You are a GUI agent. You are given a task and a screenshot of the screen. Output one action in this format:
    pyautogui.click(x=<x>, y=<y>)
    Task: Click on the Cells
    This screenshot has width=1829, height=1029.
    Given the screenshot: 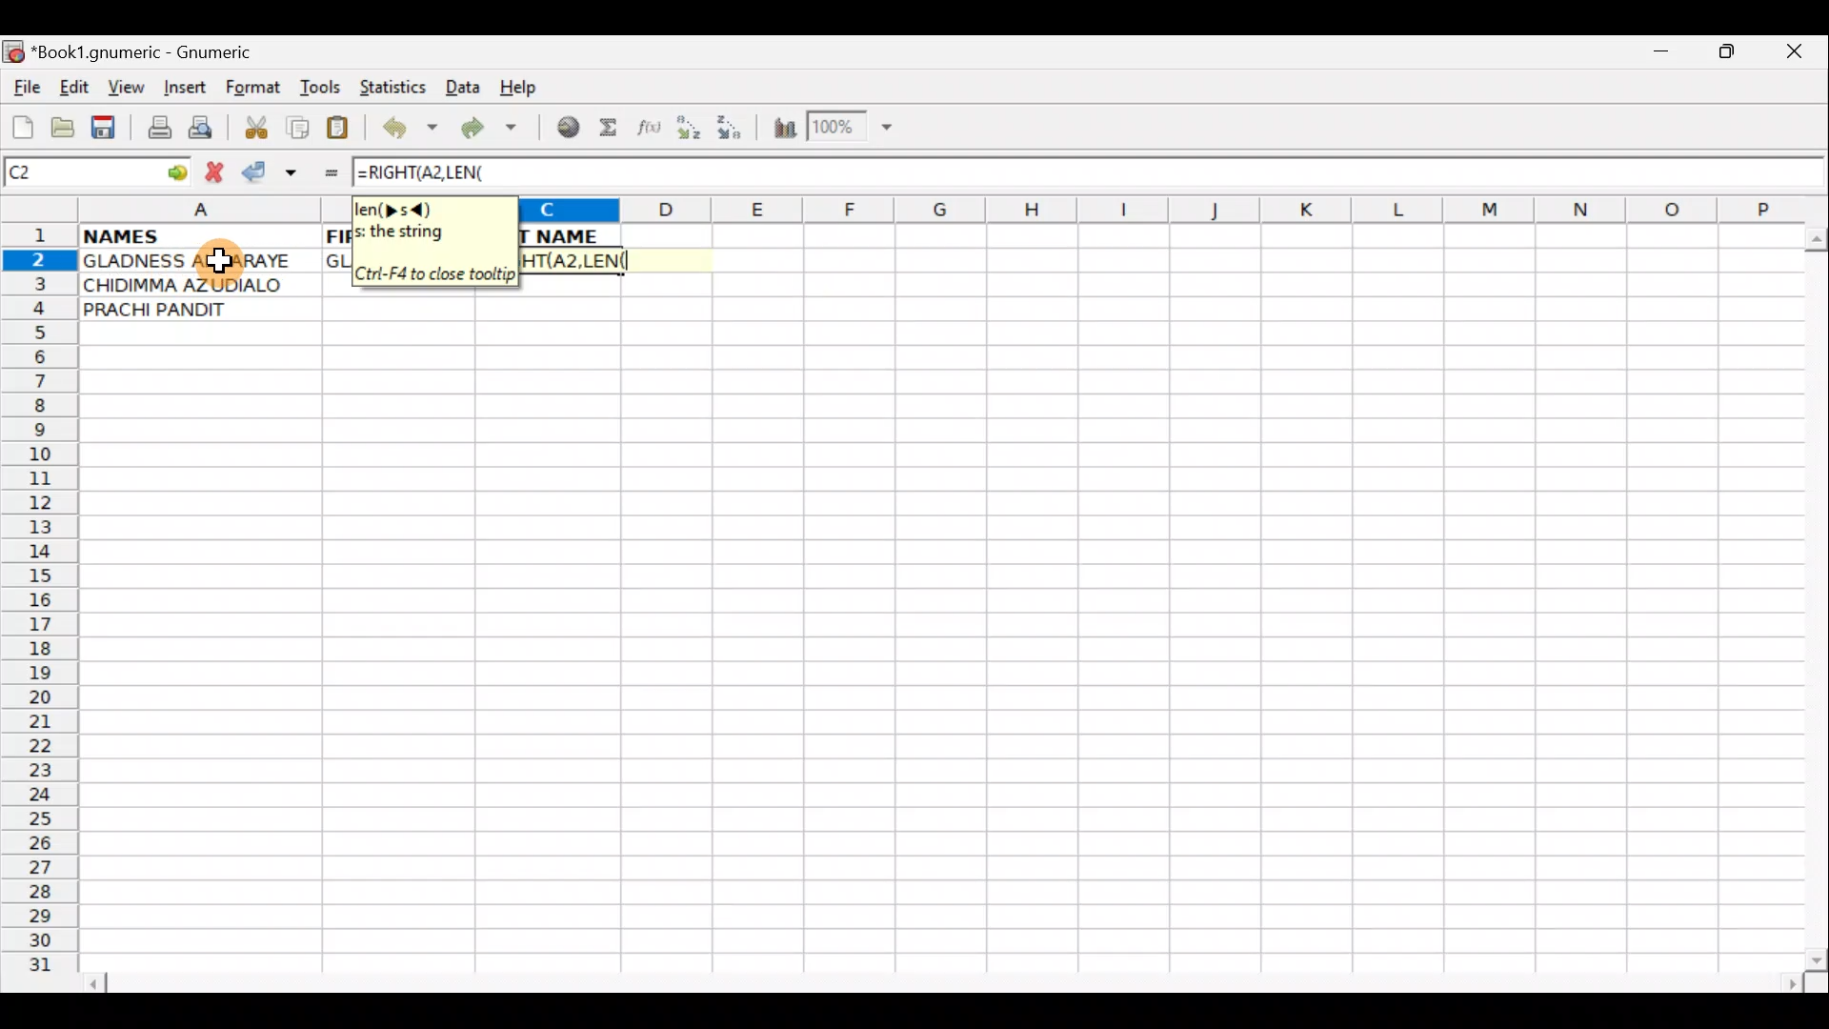 What is the action you would take?
    pyautogui.click(x=937, y=660)
    